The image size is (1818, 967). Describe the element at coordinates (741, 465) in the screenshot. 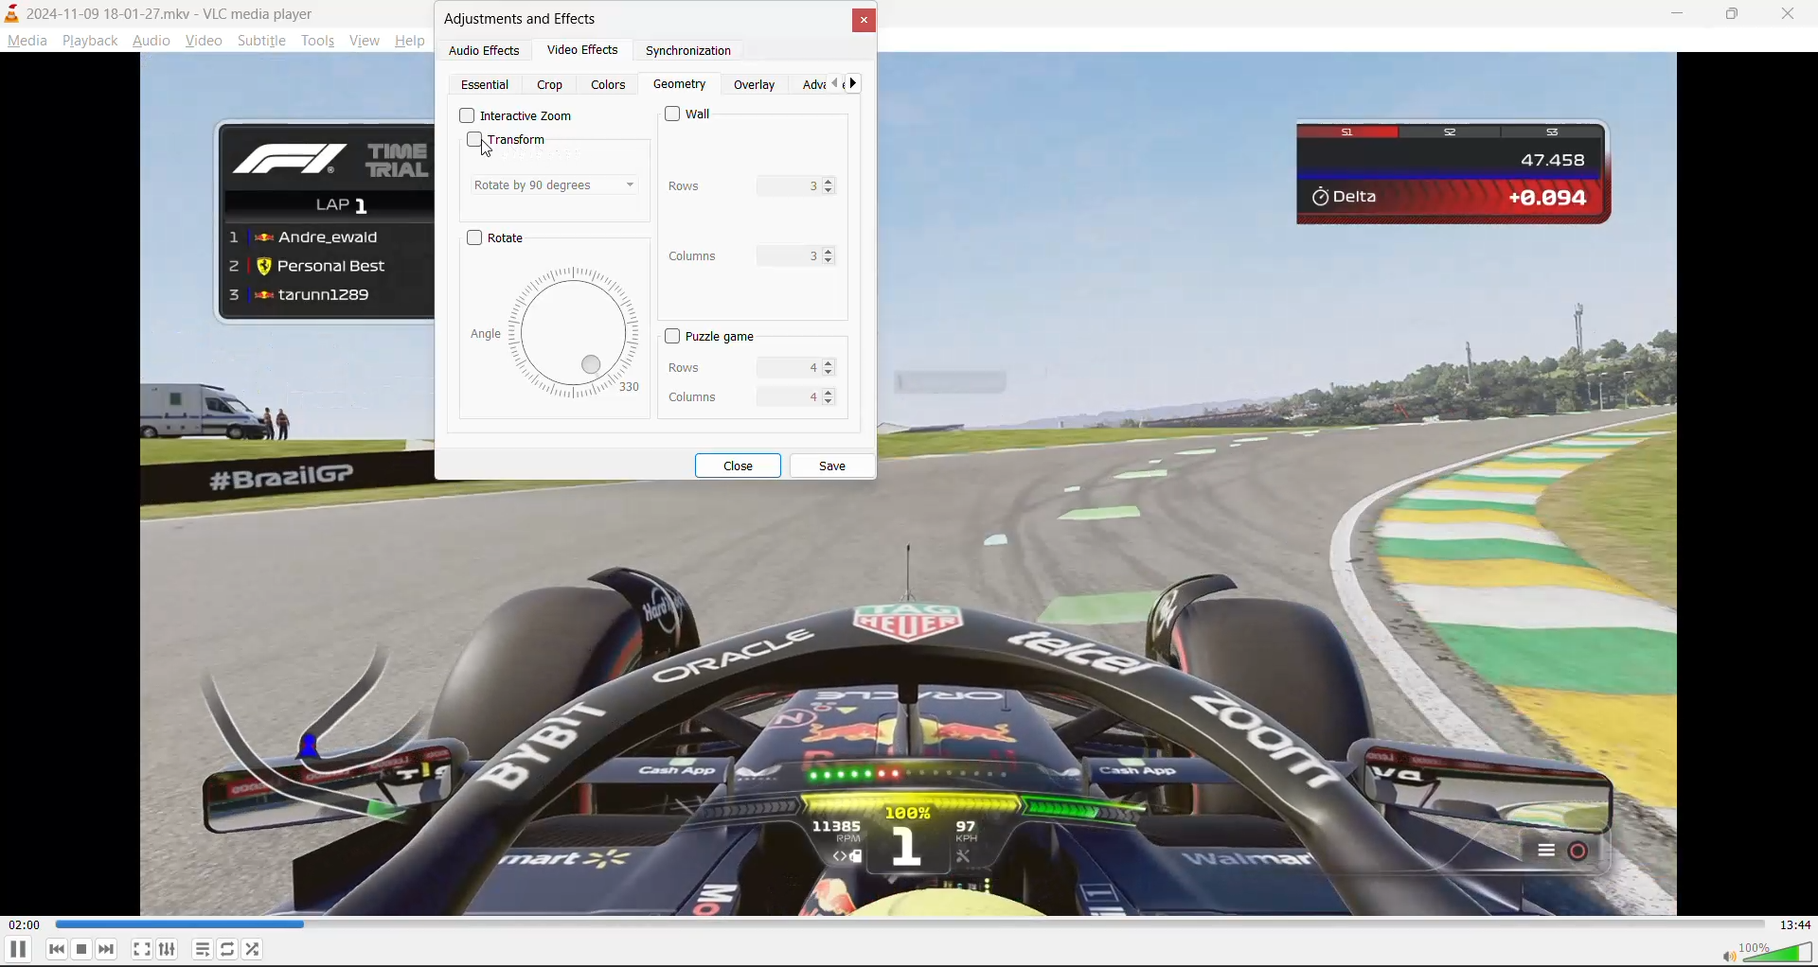

I see `close` at that location.